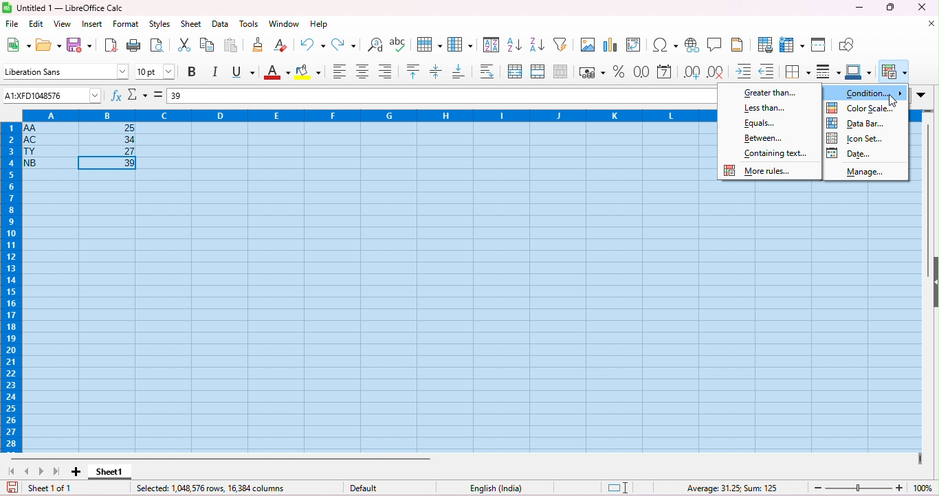 The width and height of the screenshot is (939, 496). What do you see at coordinates (491, 45) in the screenshot?
I see `sort` at bounding box center [491, 45].